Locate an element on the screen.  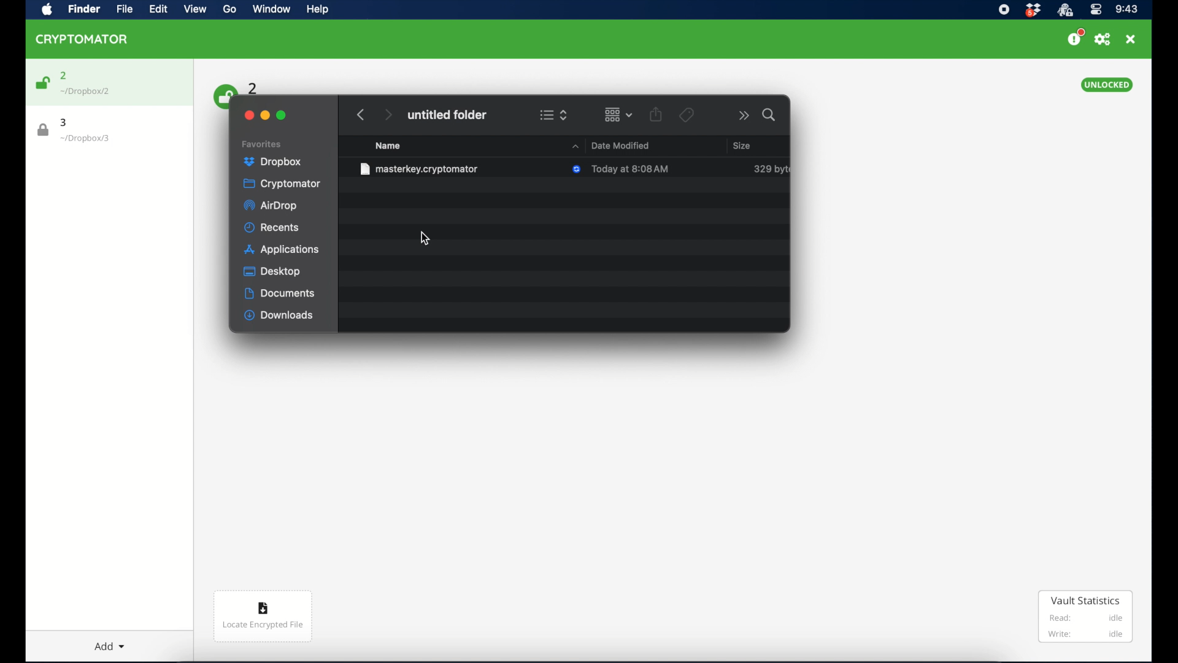
cryptomator icon is located at coordinates (1064, 10).